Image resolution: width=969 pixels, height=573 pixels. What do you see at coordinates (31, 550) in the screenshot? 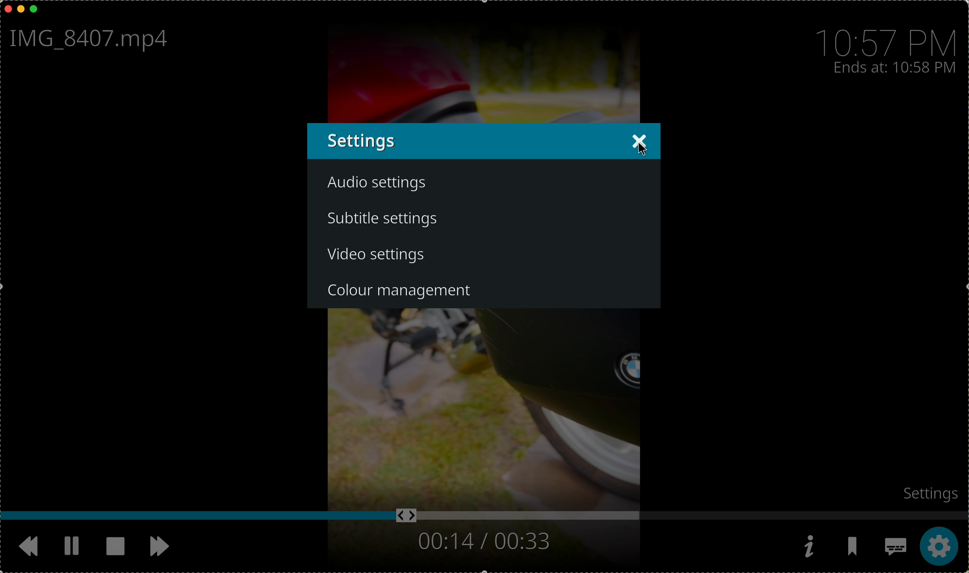
I see `rewind` at bounding box center [31, 550].